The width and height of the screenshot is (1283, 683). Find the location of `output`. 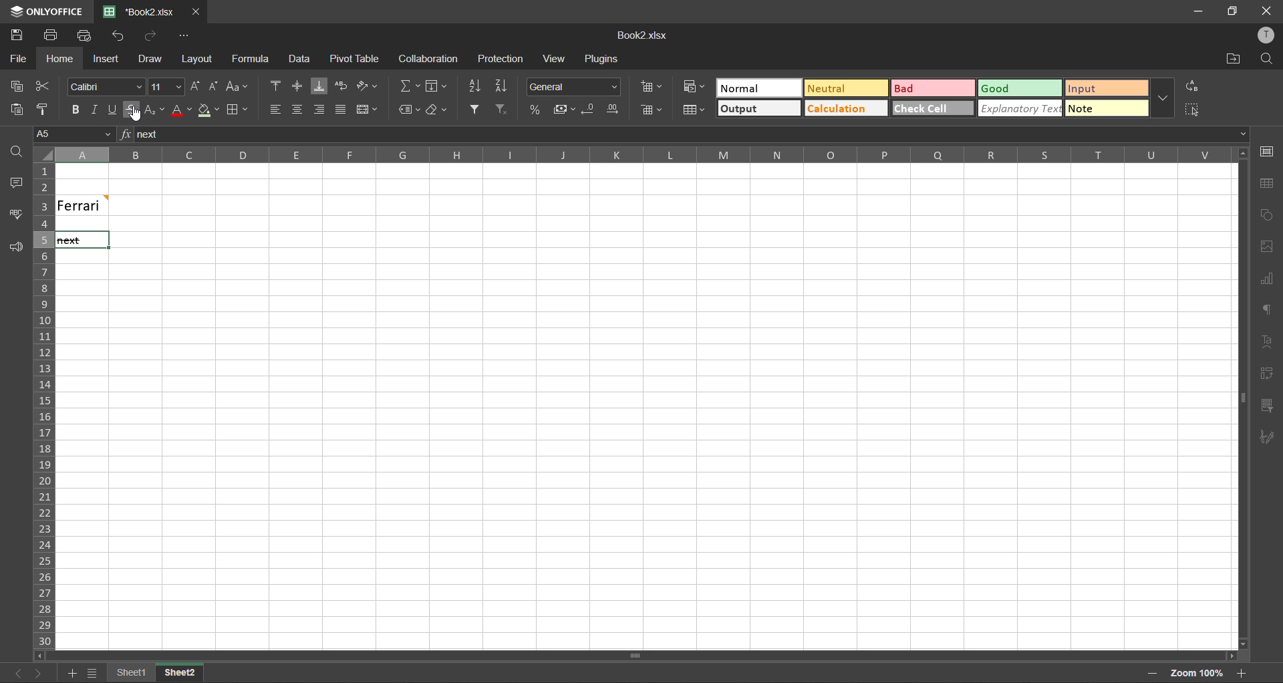

output is located at coordinates (758, 109).